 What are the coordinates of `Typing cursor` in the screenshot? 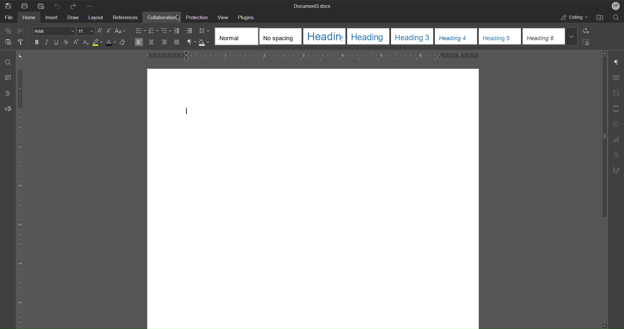 It's located at (187, 112).